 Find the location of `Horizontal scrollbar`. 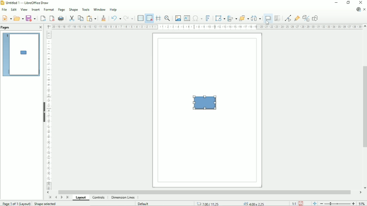

Horizontal scrollbar is located at coordinates (205, 192).